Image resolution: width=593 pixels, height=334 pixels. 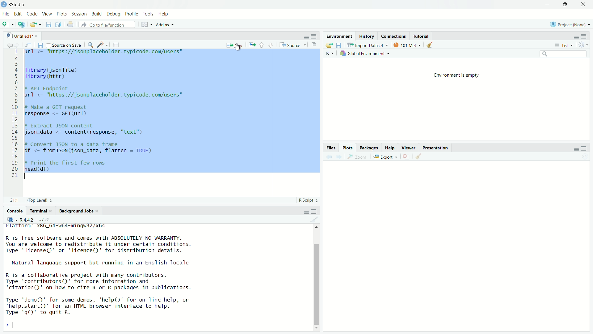 What do you see at coordinates (102, 263) in the screenshot?
I see `Natural language support but running in an English locale` at bounding box center [102, 263].